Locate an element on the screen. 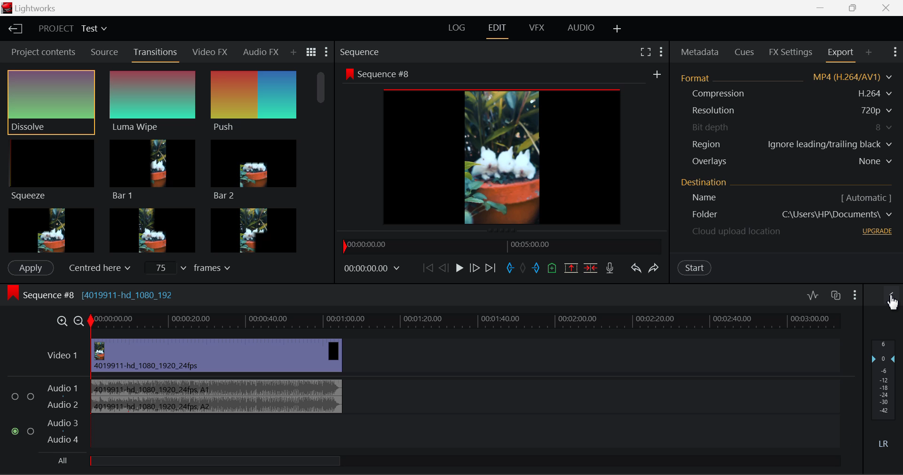 The image size is (903, 475). Add Panel is located at coordinates (293, 52).